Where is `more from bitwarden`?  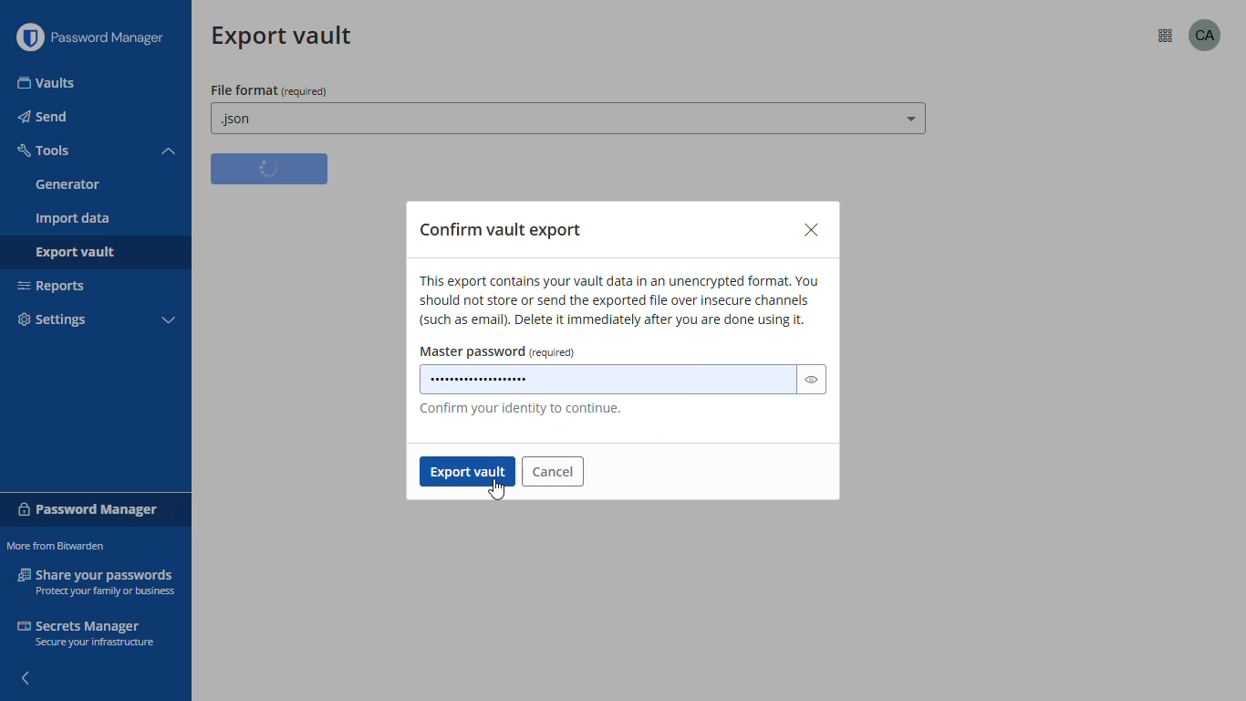 more from bitwarden is located at coordinates (57, 545).